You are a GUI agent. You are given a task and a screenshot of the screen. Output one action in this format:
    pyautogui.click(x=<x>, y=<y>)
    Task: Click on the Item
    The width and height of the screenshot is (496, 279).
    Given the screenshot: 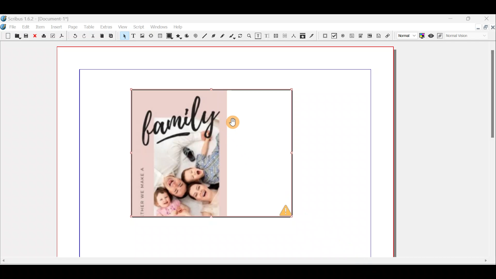 What is the action you would take?
    pyautogui.click(x=40, y=27)
    